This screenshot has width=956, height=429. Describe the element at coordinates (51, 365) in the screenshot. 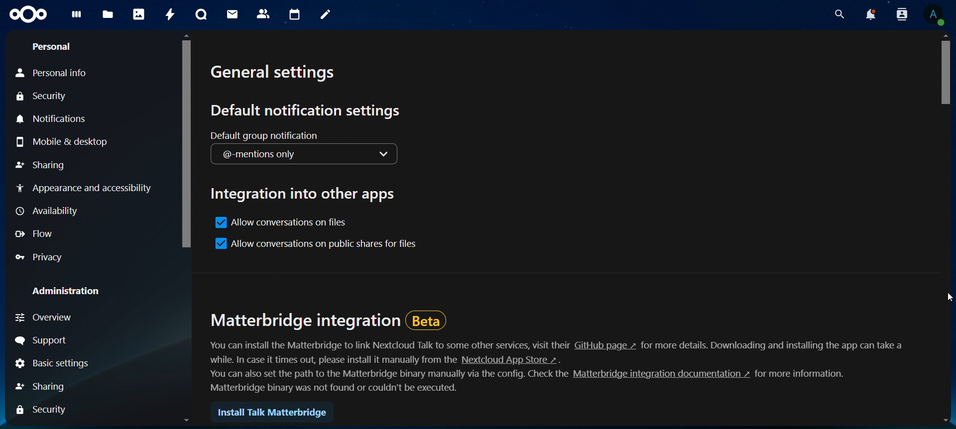

I see `basic settings` at that location.